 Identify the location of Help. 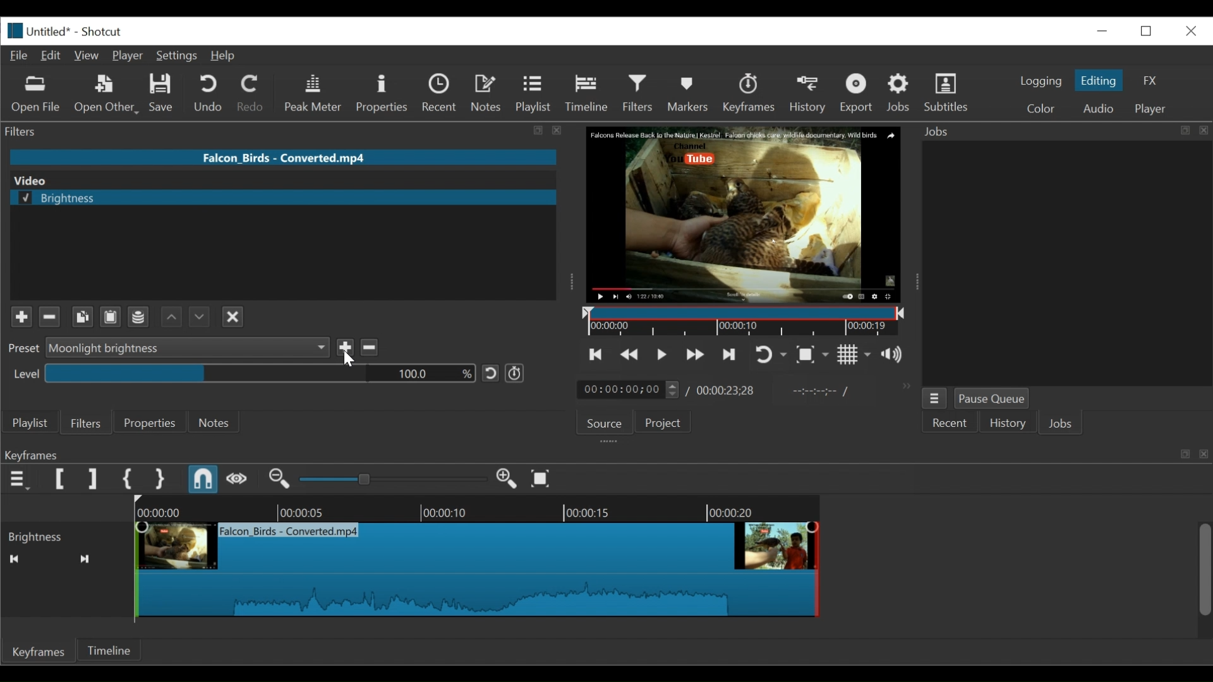
(227, 56).